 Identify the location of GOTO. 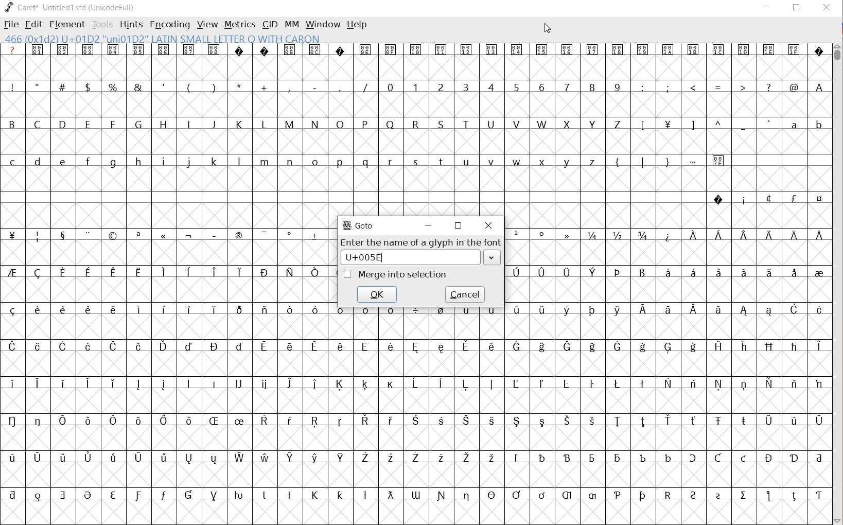
(359, 225).